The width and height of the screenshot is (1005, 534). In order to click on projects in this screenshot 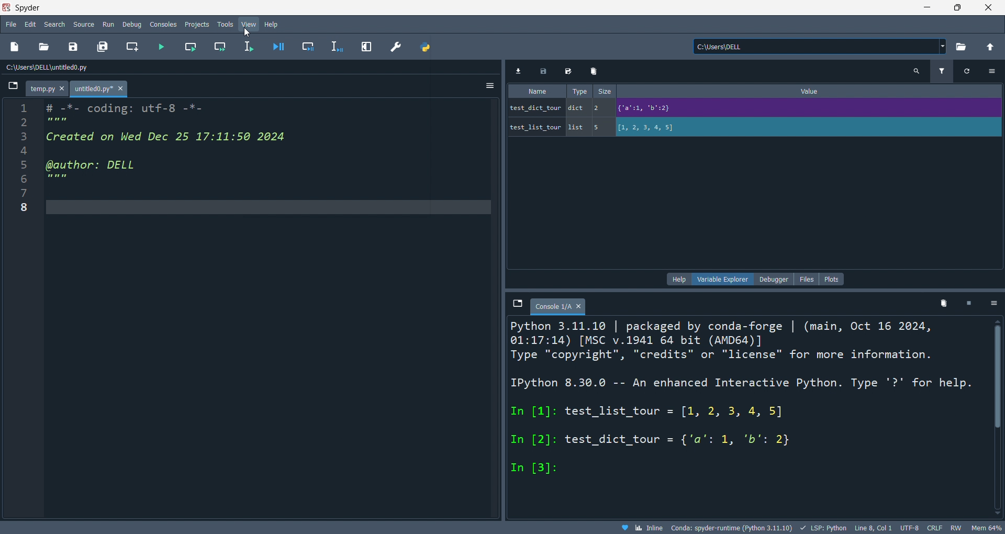, I will do `click(196, 23)`.